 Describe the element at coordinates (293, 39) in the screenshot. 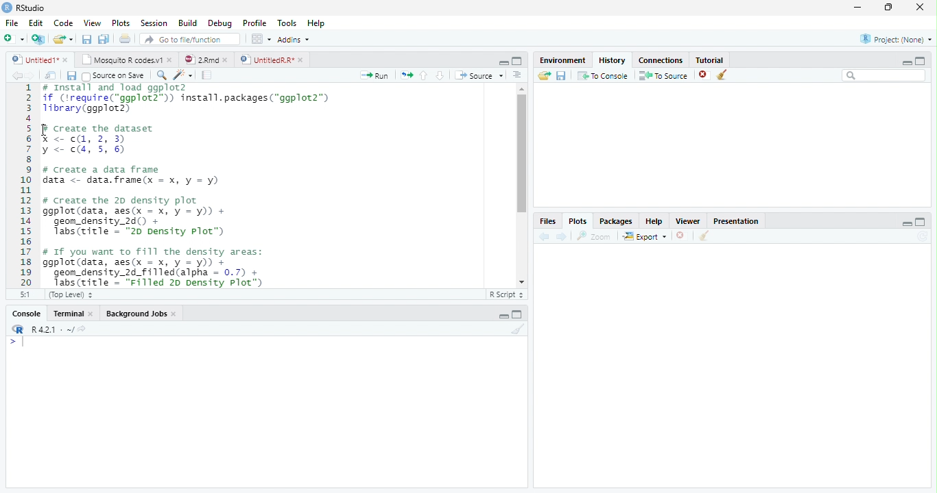

I see `Addins` at that location.